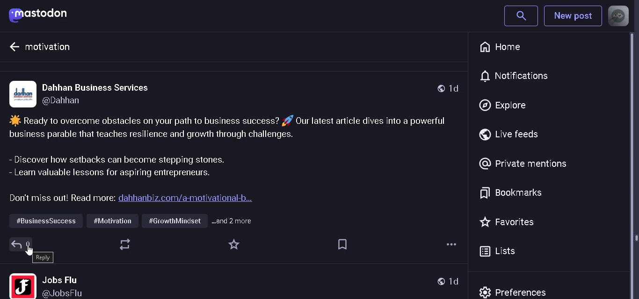  Describe the element at coordinates (43, 257) in the screenshot. I see `reply` at that location.